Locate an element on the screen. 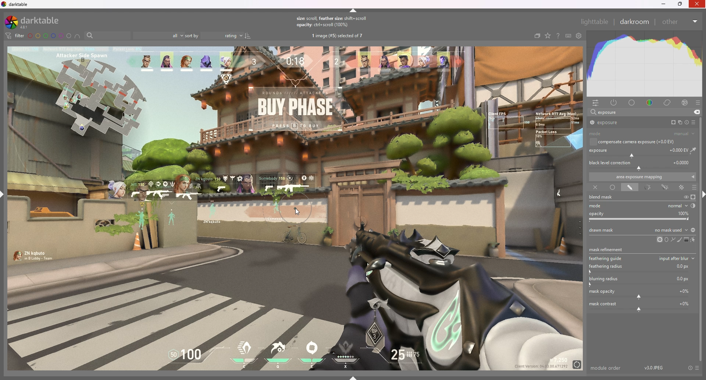 This screenshot has width=706, height=380. opacity is located at coordinates (642, 216).